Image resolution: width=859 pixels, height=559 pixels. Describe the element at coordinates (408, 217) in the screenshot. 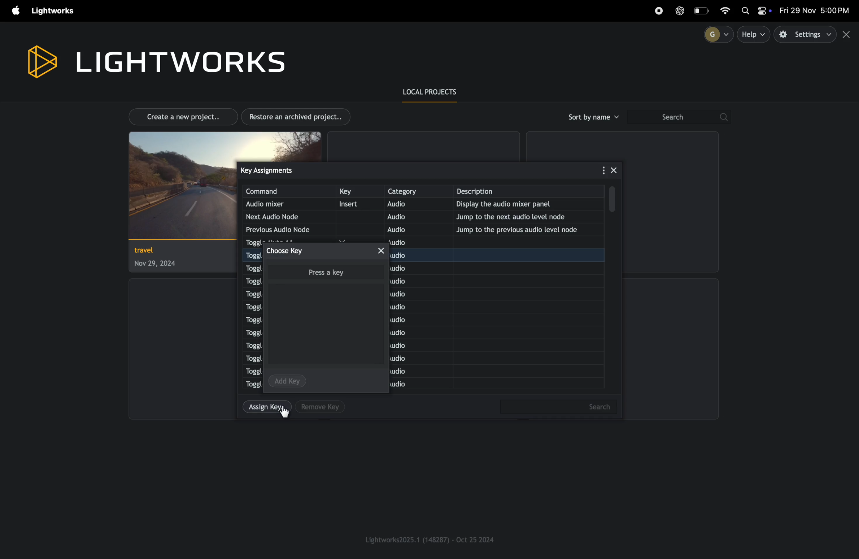

I see `audio` at that location.